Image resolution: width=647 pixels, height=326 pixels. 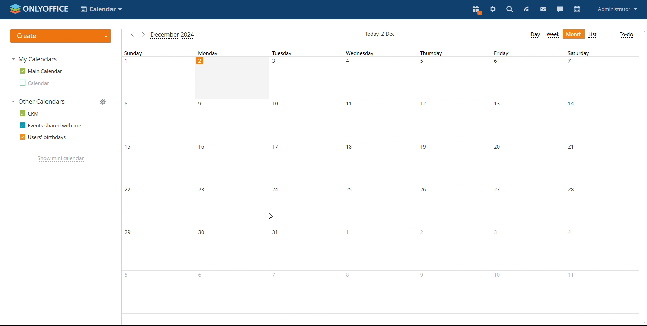 I want to click on other calendars, so click(x=38, y=101).